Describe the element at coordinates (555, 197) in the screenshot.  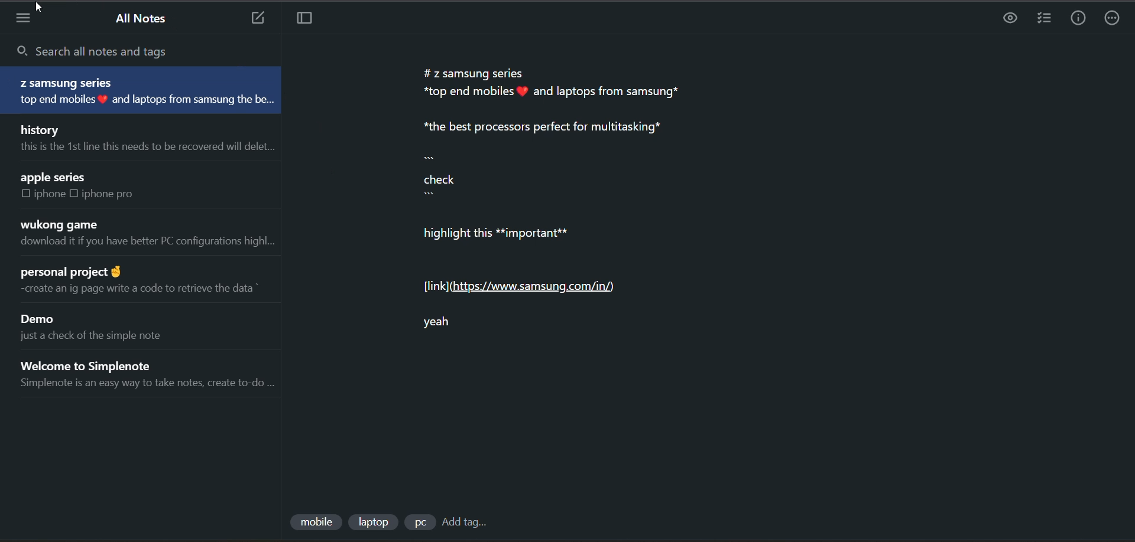
I see `# z samsung series

*top end mobiles # and laptops from samsung*
*the best processors perfect for multitasking*
check

highlight this **important**

[link] (https://www.samsung.com/in/)

yeah` at that location.